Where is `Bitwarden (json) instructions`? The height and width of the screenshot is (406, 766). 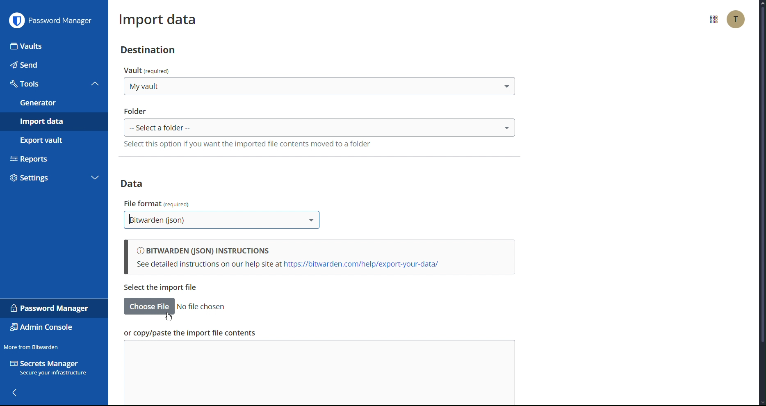
Bitwarden (json) instructions is located at coordinates (320, 257).